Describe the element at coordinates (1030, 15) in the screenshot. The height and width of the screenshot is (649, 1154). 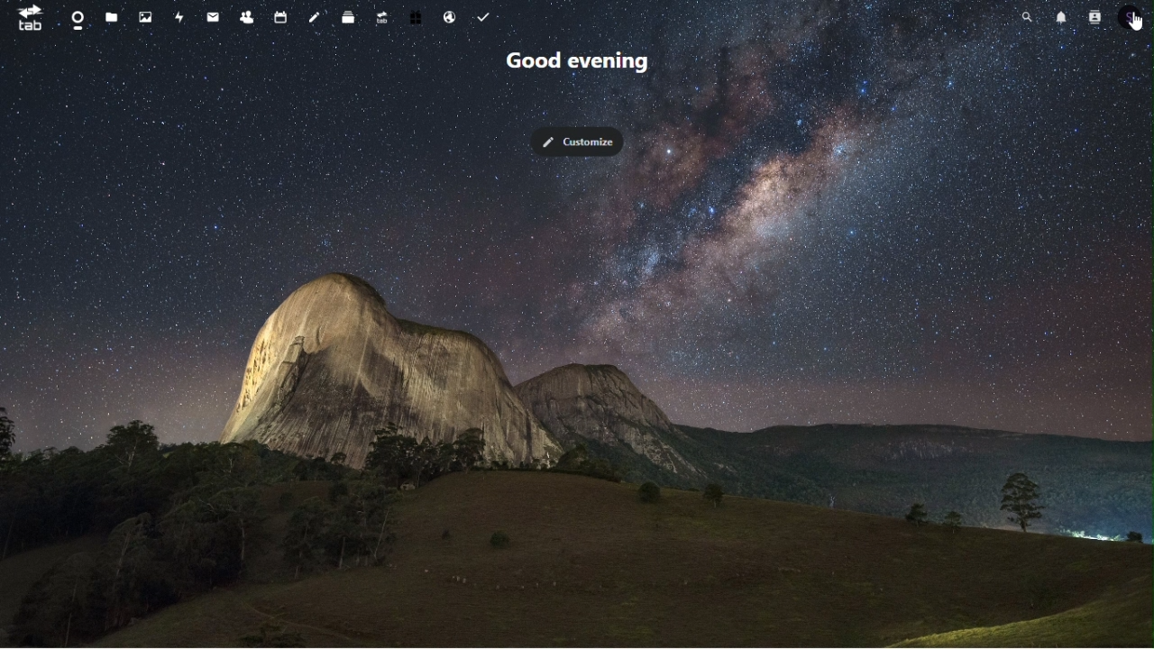
I see `search` at that location.